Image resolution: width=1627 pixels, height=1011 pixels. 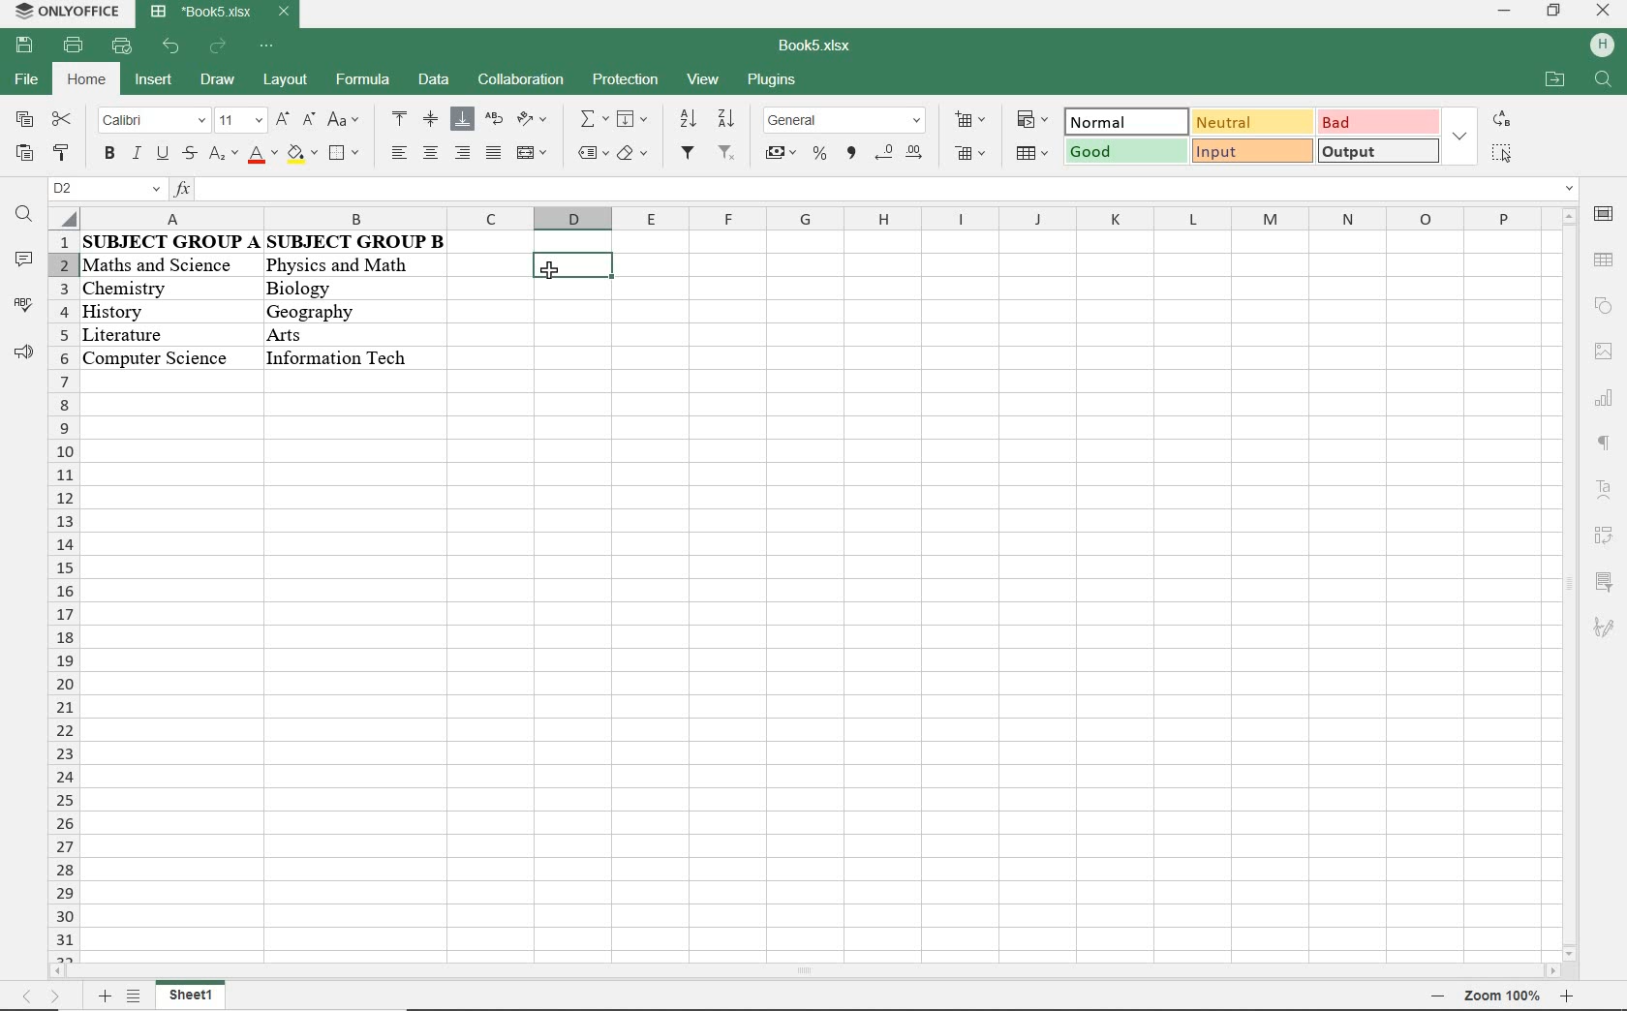 What do you see at coordinates (726, 119) in the screenshot?
I see `sort descending` at bounding box center [726, 119].